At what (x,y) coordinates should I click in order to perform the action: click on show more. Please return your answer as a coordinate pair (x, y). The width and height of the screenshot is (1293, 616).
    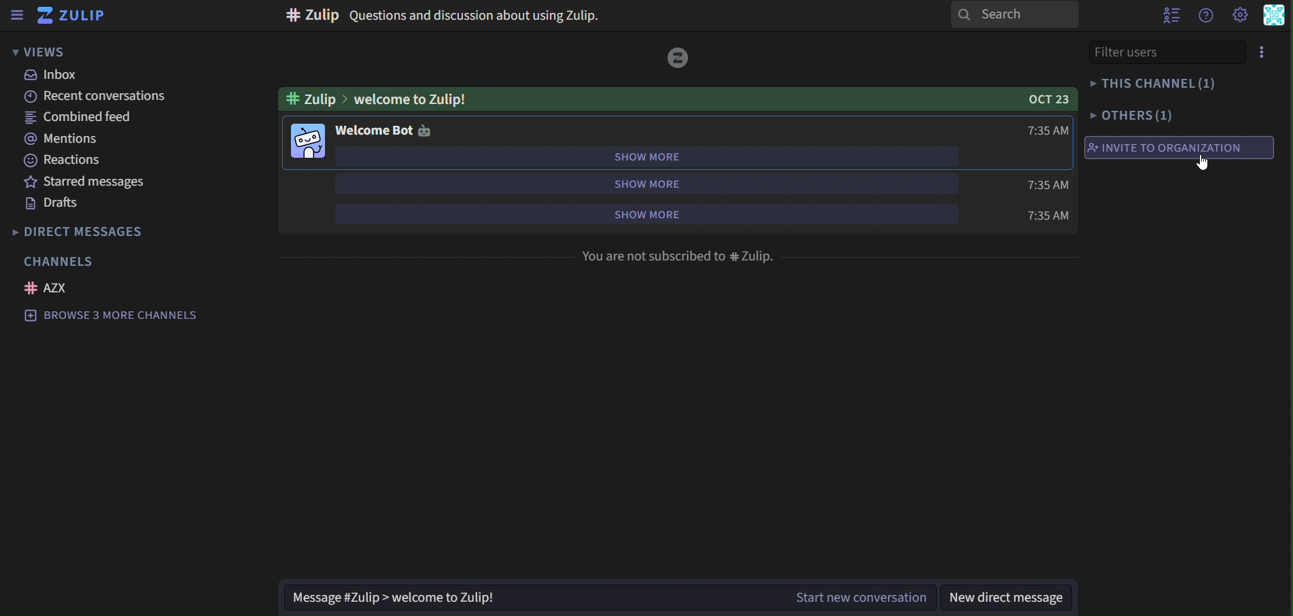
    Looking at the image, I should click on (653, 157).